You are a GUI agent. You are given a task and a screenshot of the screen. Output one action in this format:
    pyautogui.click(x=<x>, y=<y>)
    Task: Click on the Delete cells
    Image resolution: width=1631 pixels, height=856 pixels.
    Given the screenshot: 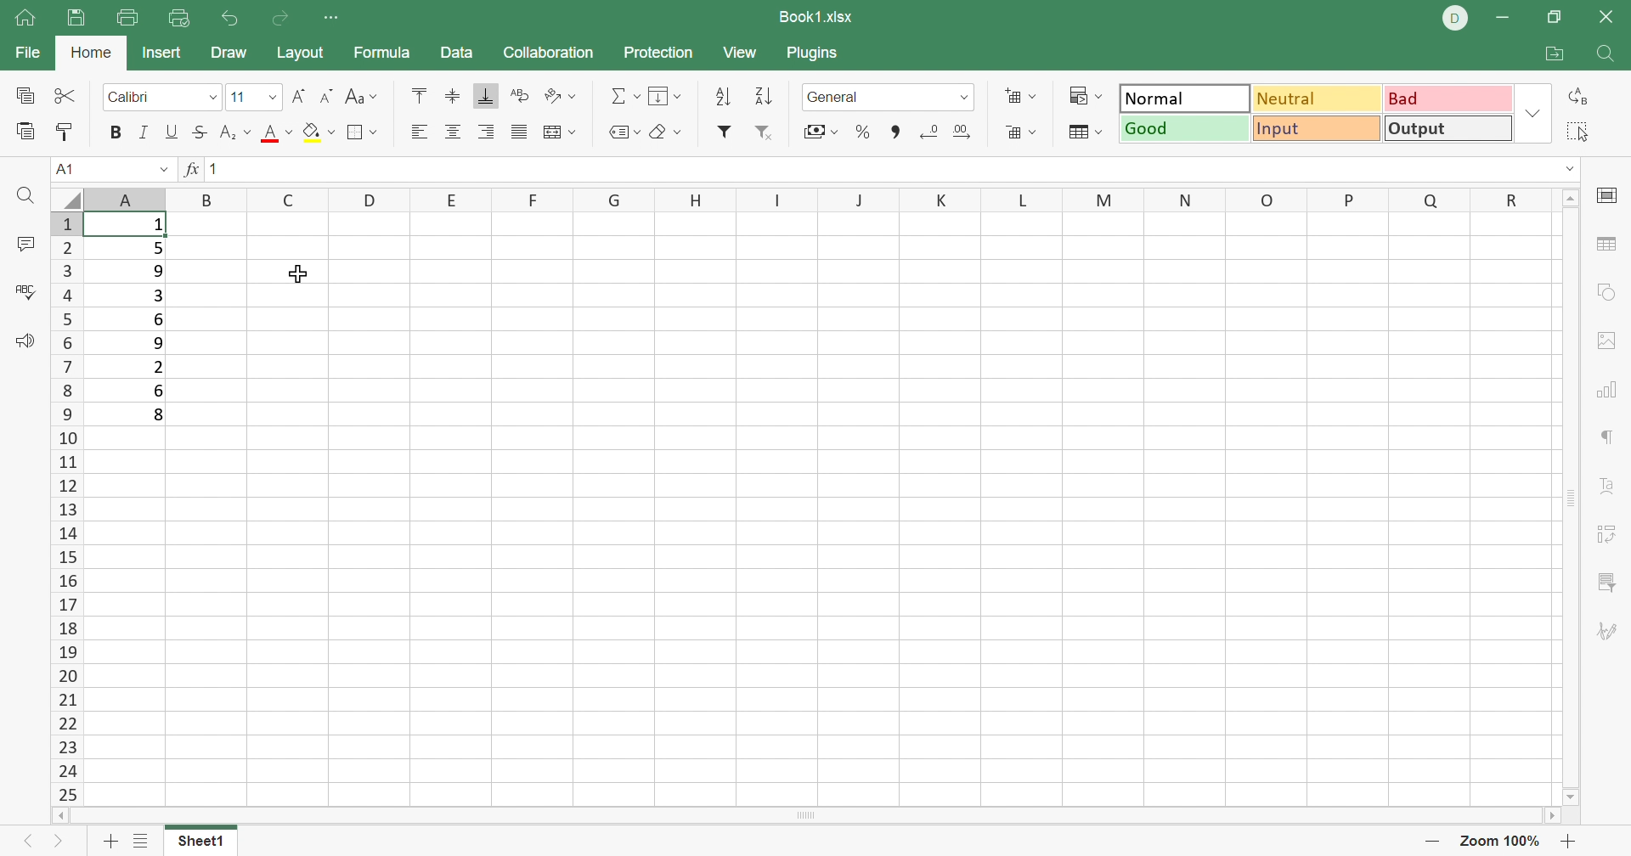 What is the action you would take?
    pyautogui.click(x=1021, y=132)
    